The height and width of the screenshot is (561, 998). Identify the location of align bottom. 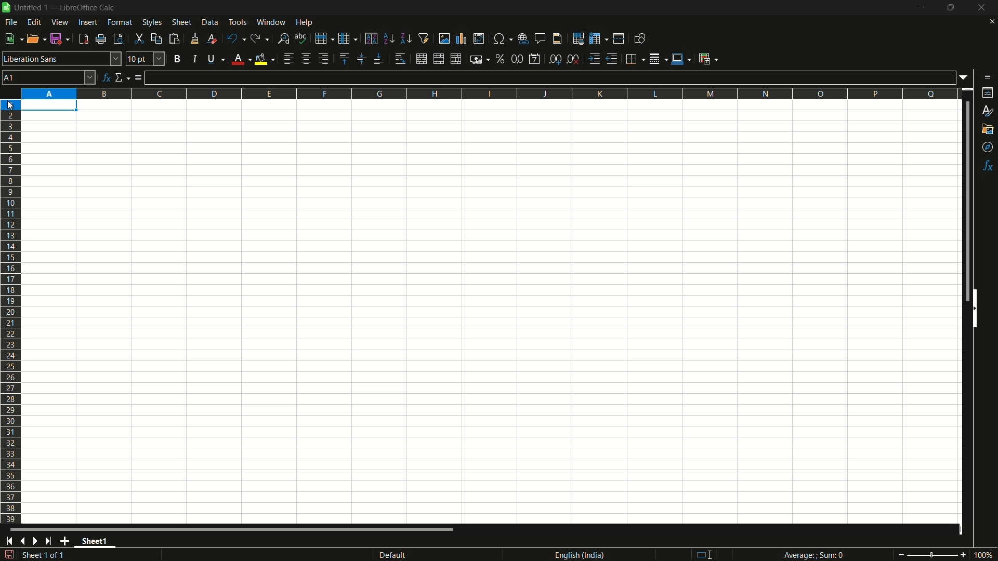
(379, 60).